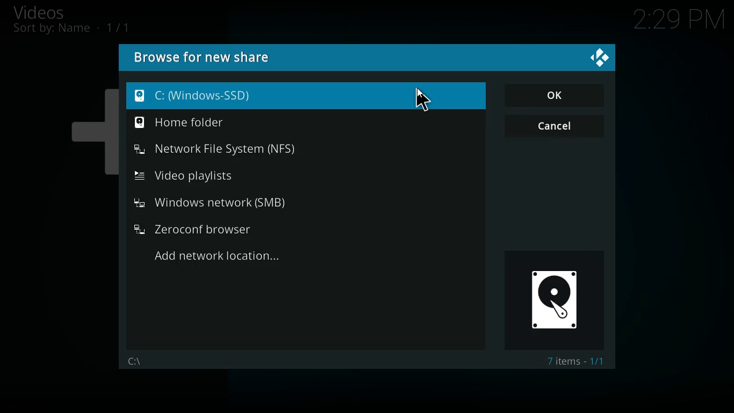 The width and height of the screenshot is (734, 413). What do you see at coordinates (601, 59) in the screenshot?
I see `kodi logo` at bounding box center [601, 59].